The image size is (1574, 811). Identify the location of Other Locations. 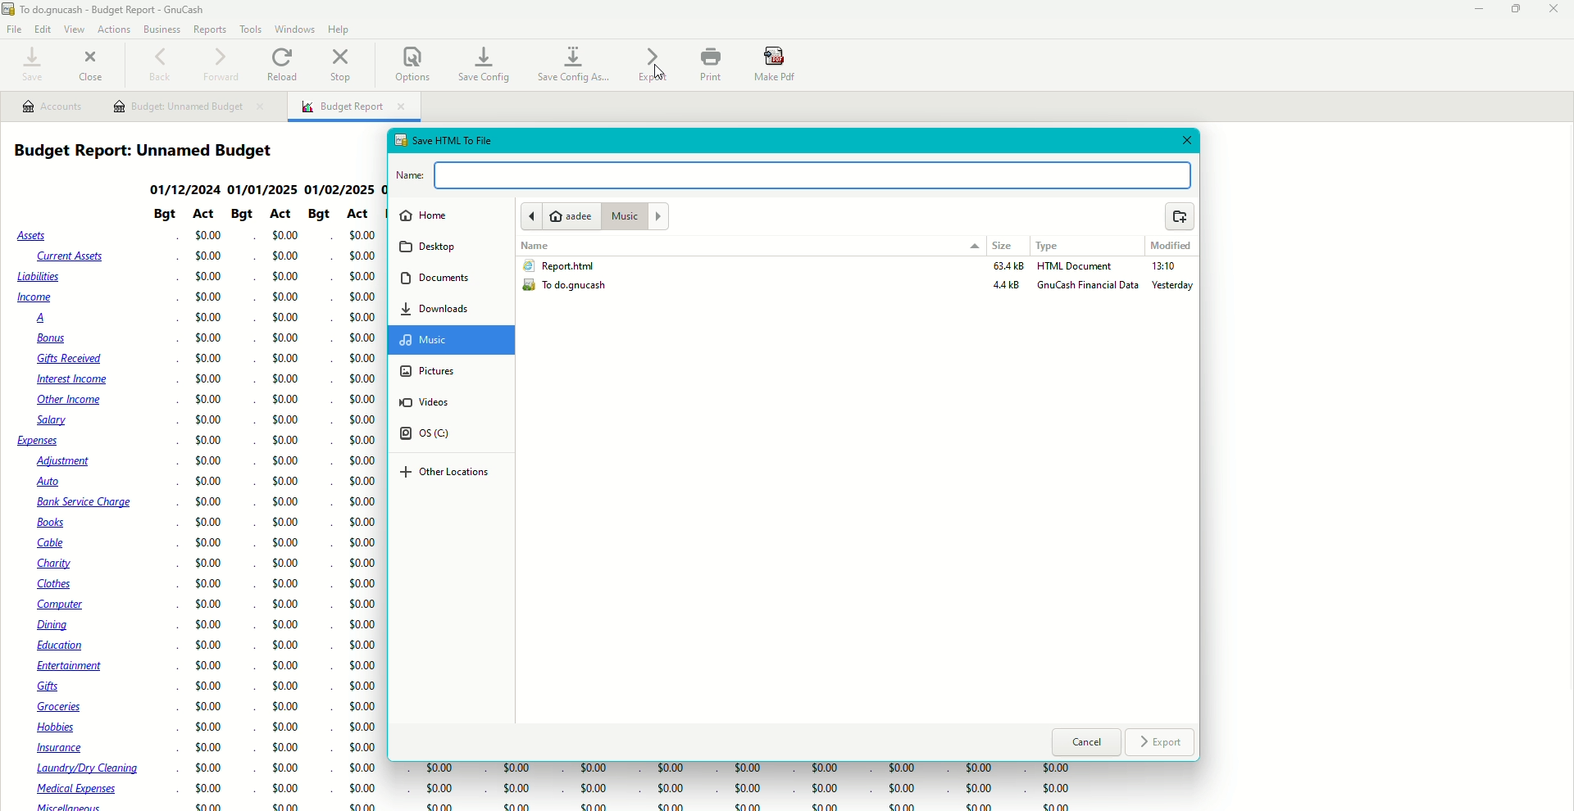
(445, 473).